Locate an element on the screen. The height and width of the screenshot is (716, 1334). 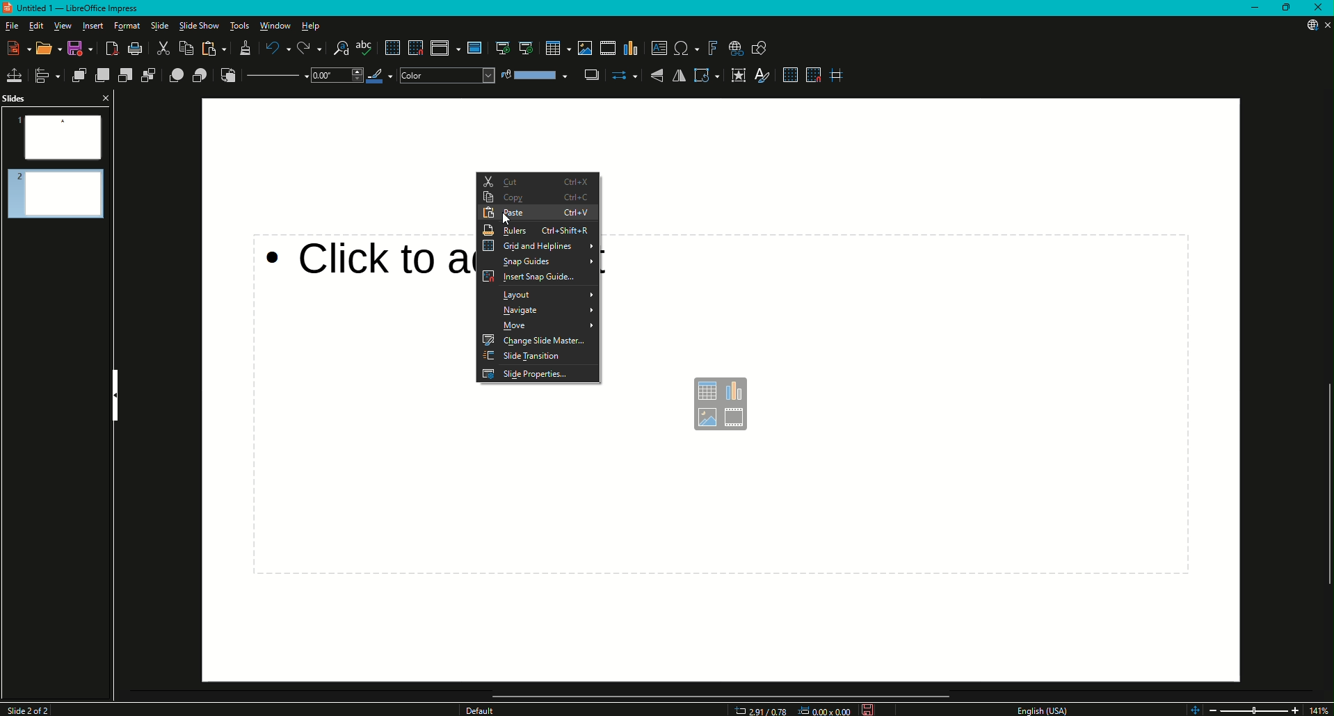
Interaction is located at coordinates (739, 76).